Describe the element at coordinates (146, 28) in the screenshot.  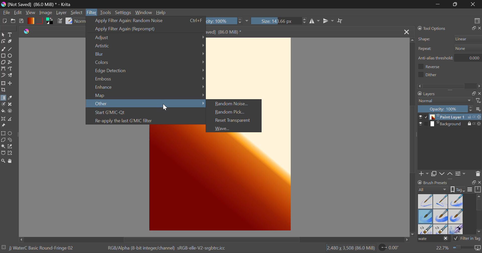
I see `Apply Filter Again - Reprompted` at that location.